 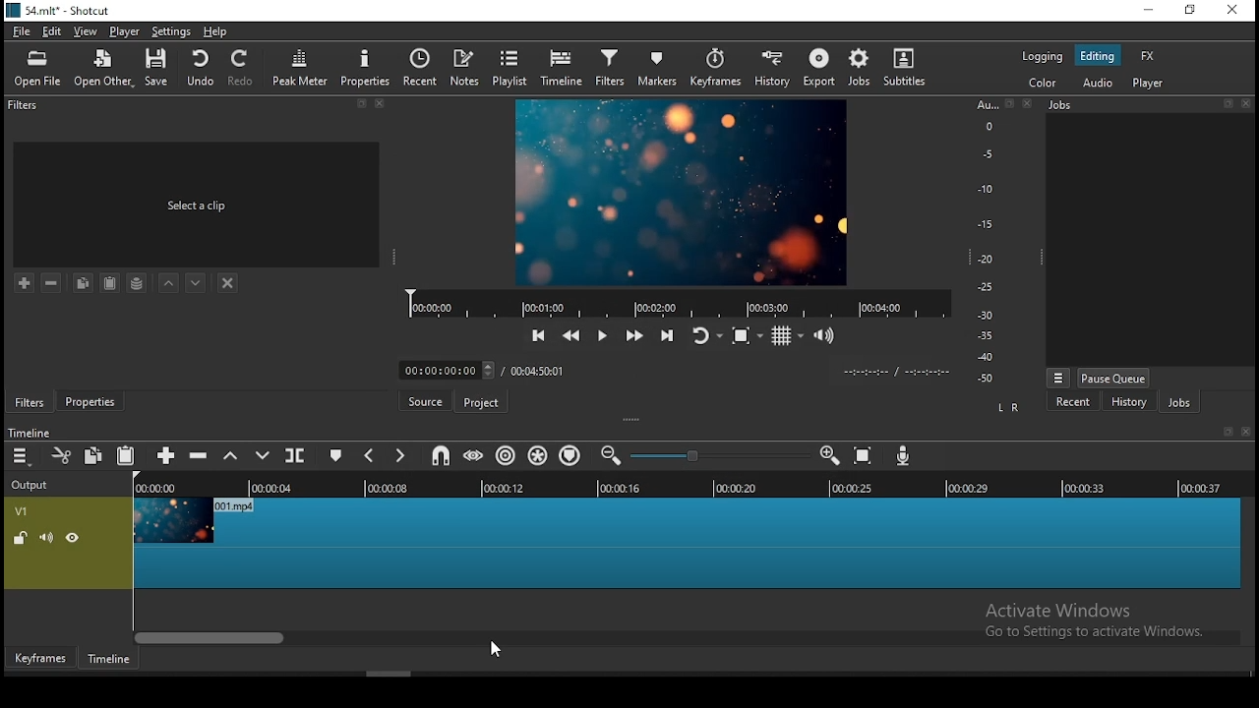 I want to click on 00:00:16, so click(x=621, y=488).